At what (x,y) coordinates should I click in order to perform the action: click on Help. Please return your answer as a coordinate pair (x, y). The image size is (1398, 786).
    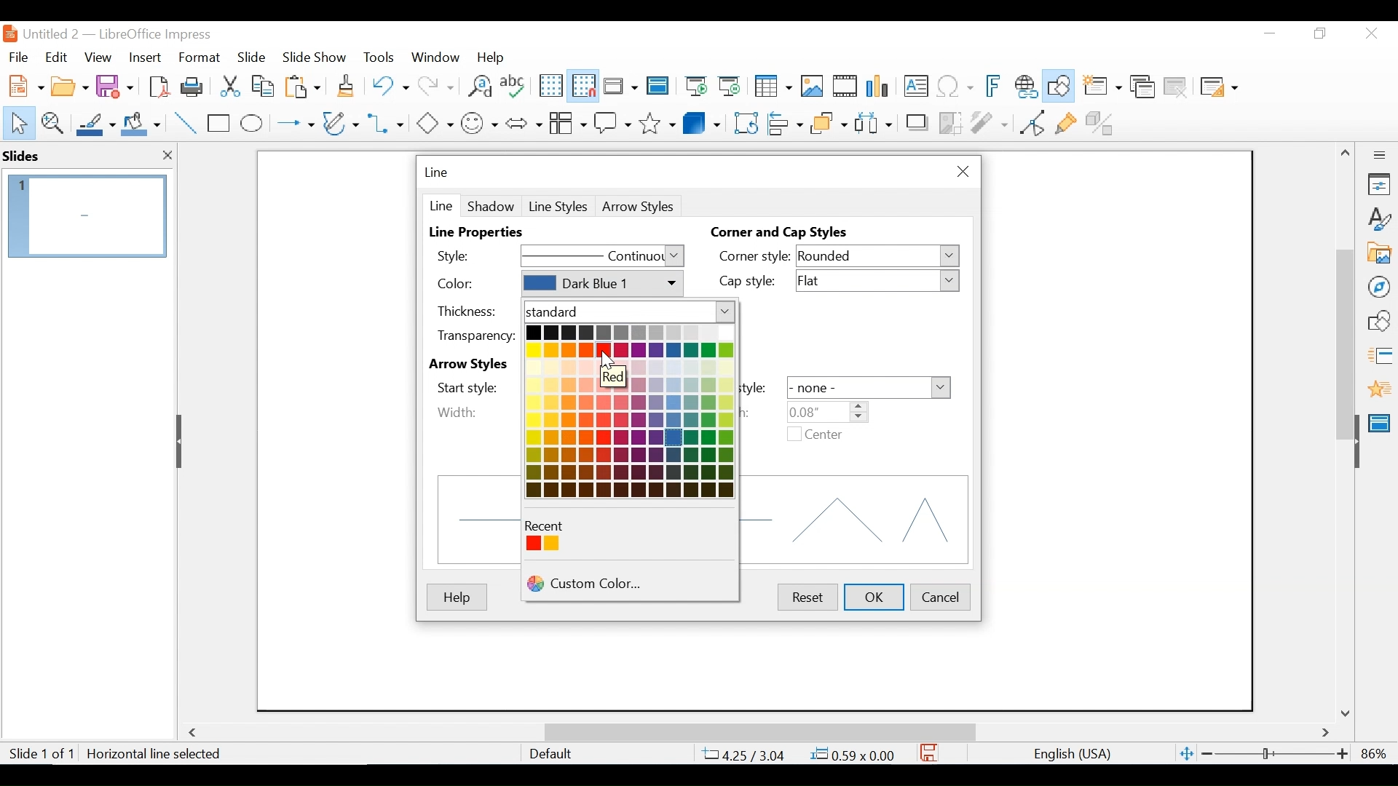
    Looking at the image, I should click on (494, 57).